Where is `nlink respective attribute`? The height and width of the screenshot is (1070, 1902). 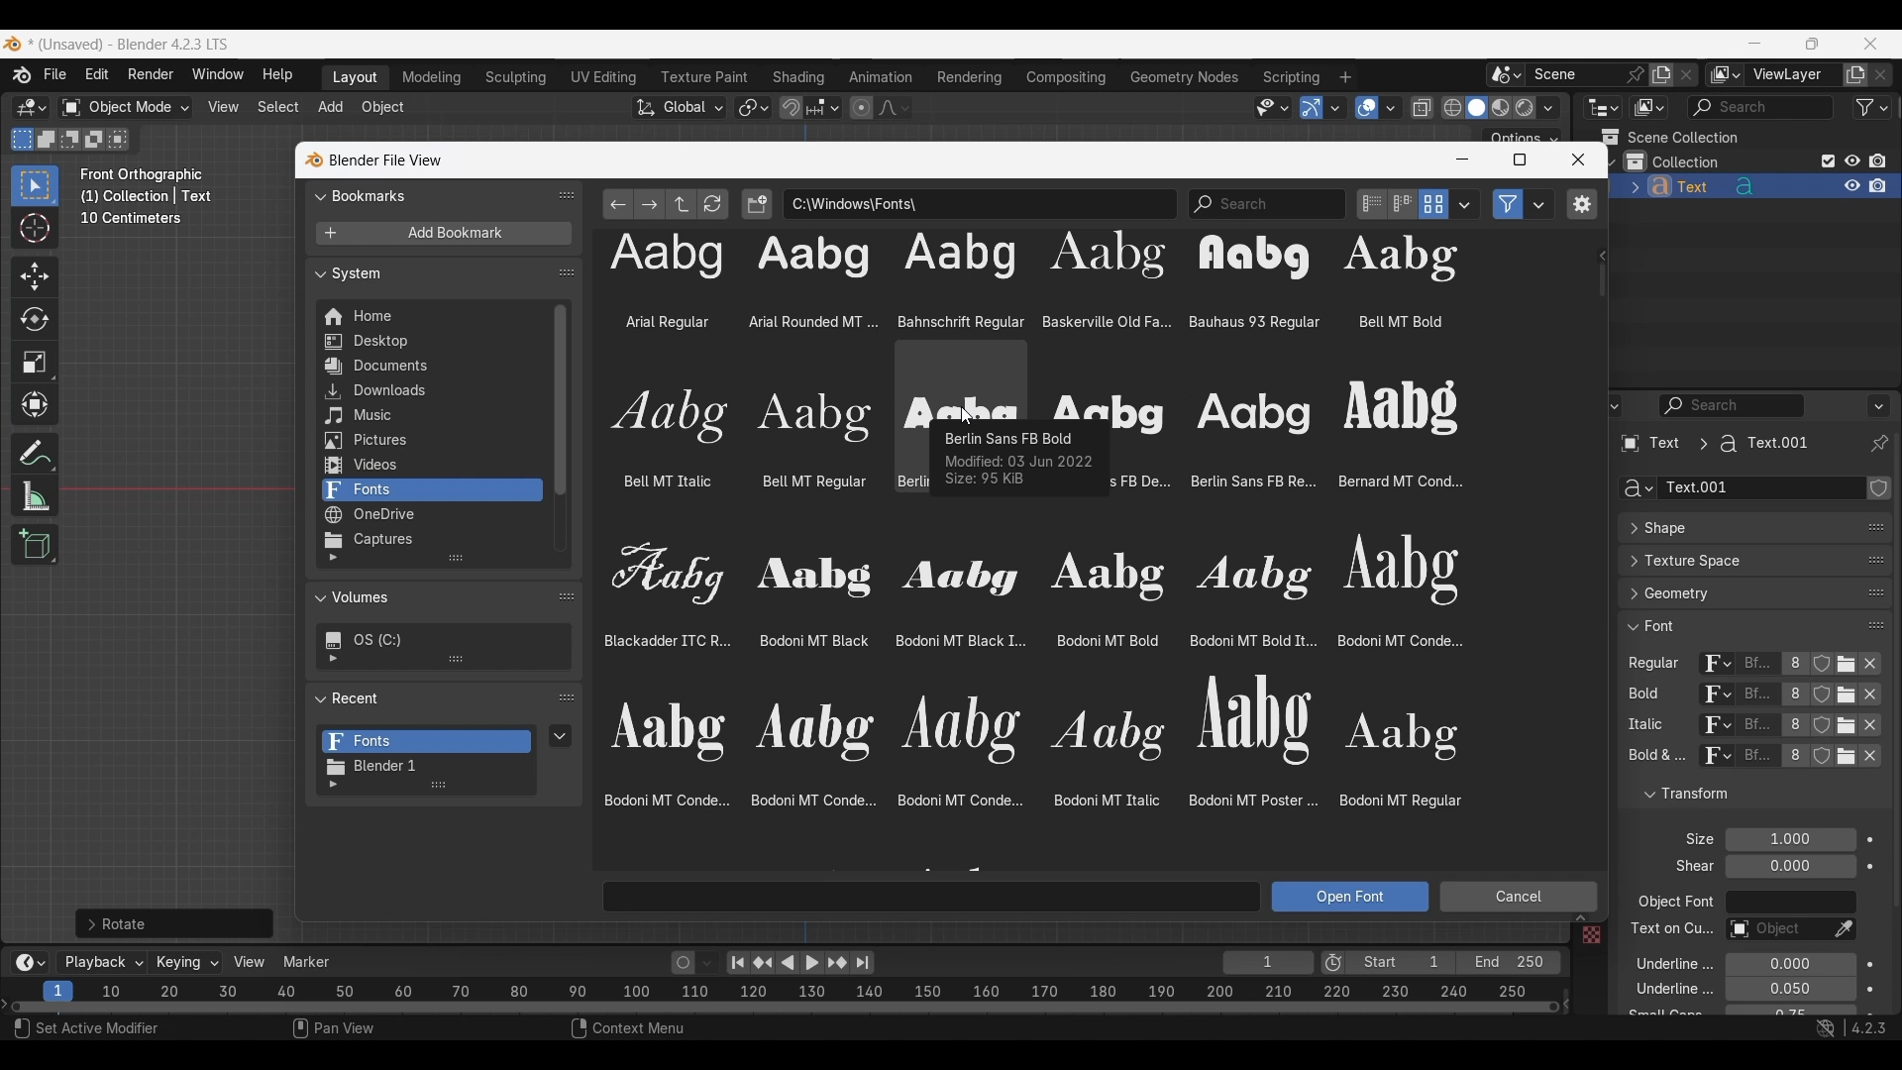 nlink respective attribute is located at coordinates (1837, 696).